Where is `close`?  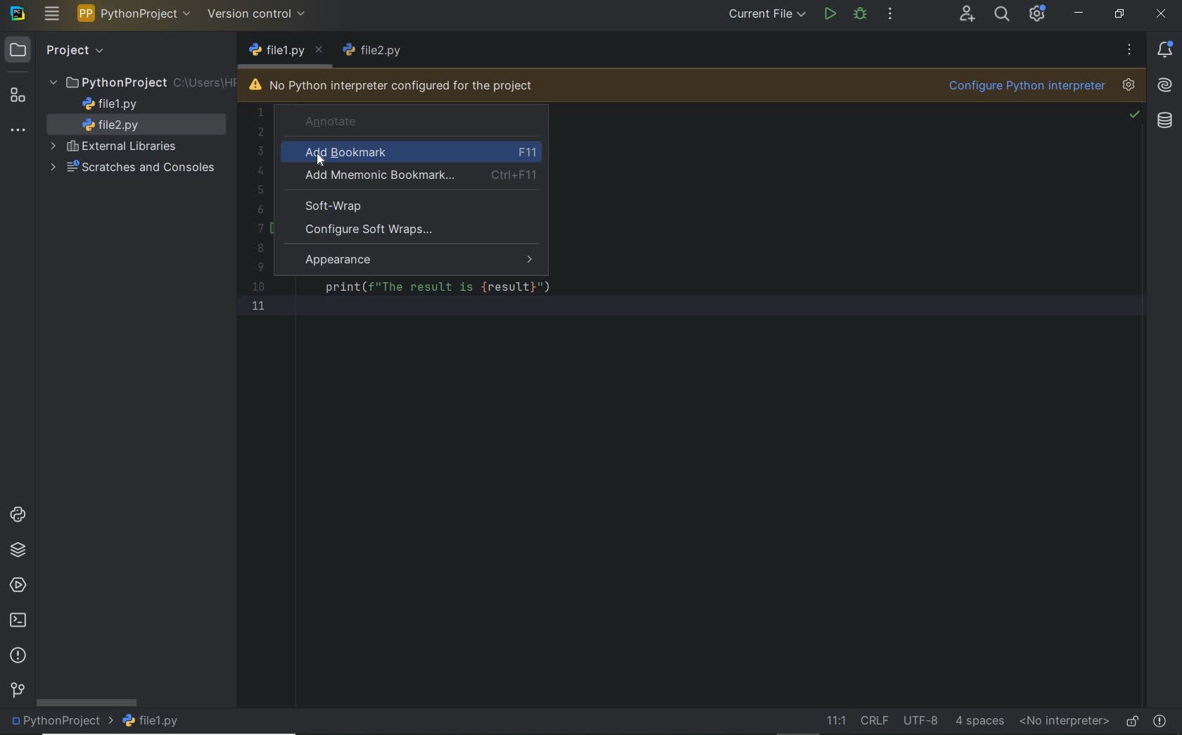 close is located at coordinates (1160, 13).